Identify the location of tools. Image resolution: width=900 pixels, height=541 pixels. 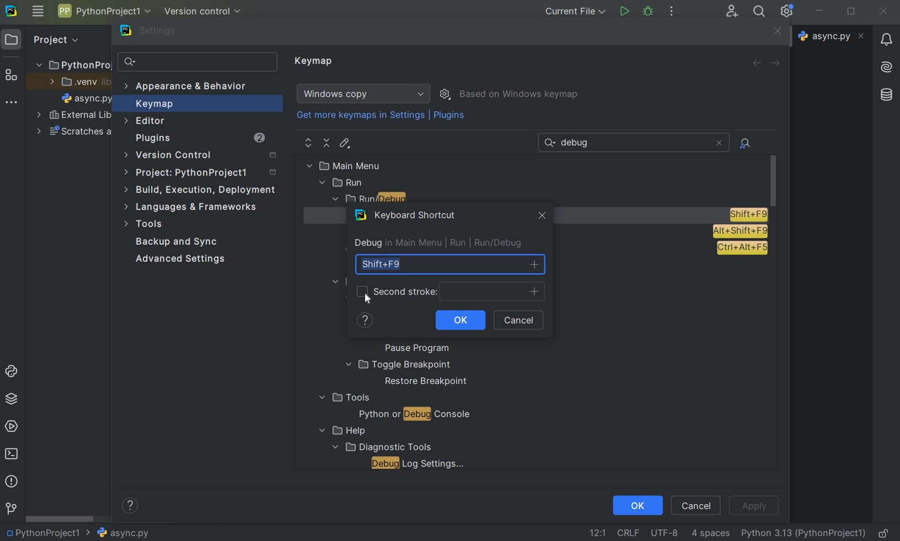
(343, 398).